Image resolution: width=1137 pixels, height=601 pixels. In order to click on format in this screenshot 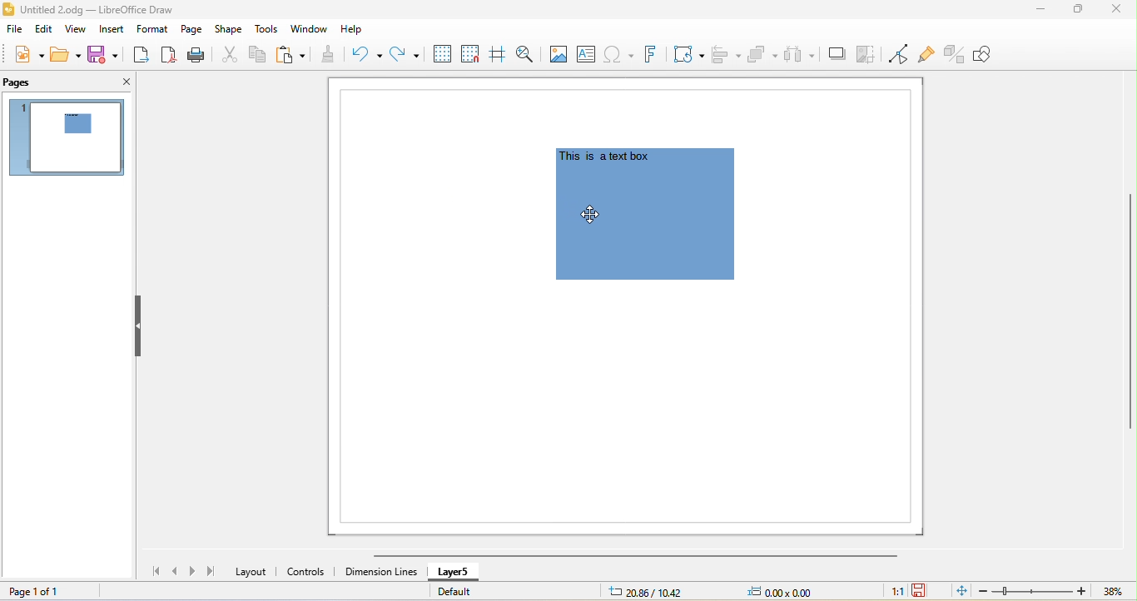, I will do `click(151, 31)`.